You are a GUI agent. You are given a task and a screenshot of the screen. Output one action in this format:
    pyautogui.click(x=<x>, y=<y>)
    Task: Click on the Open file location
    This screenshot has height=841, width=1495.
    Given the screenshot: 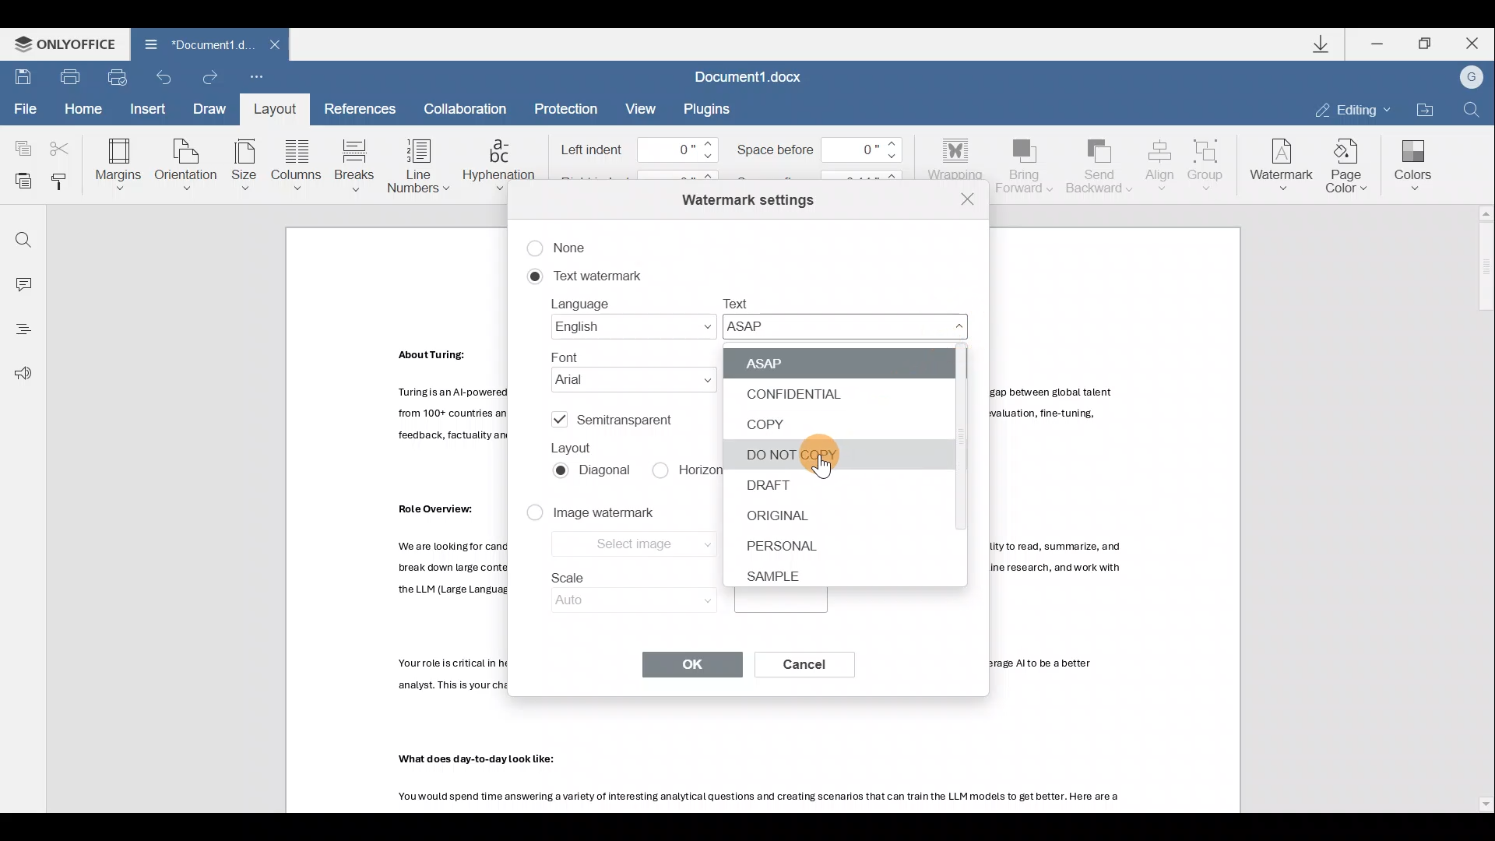 What is the action you would take?
    pyautogui.click(x=1422, y=105)
    